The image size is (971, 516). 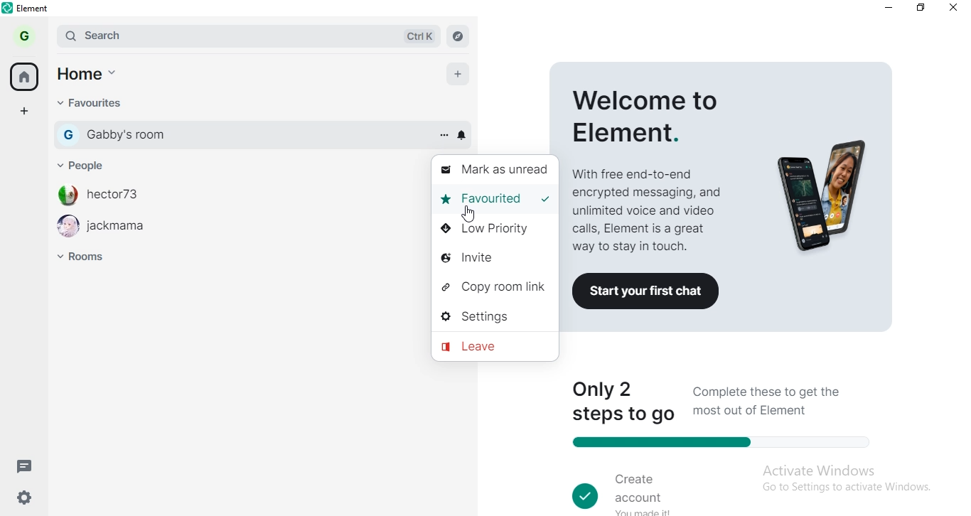 I want to click on settings, so click(x=491, y=318).